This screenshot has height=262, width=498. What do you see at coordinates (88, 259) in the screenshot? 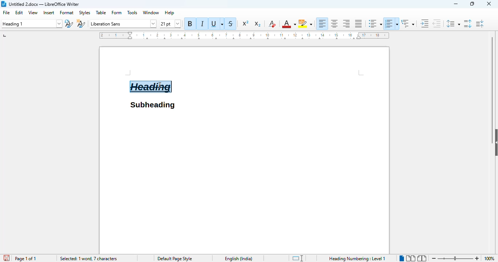
I see `selected: 1 word, 7 characters` at bounding box center [88, 259].